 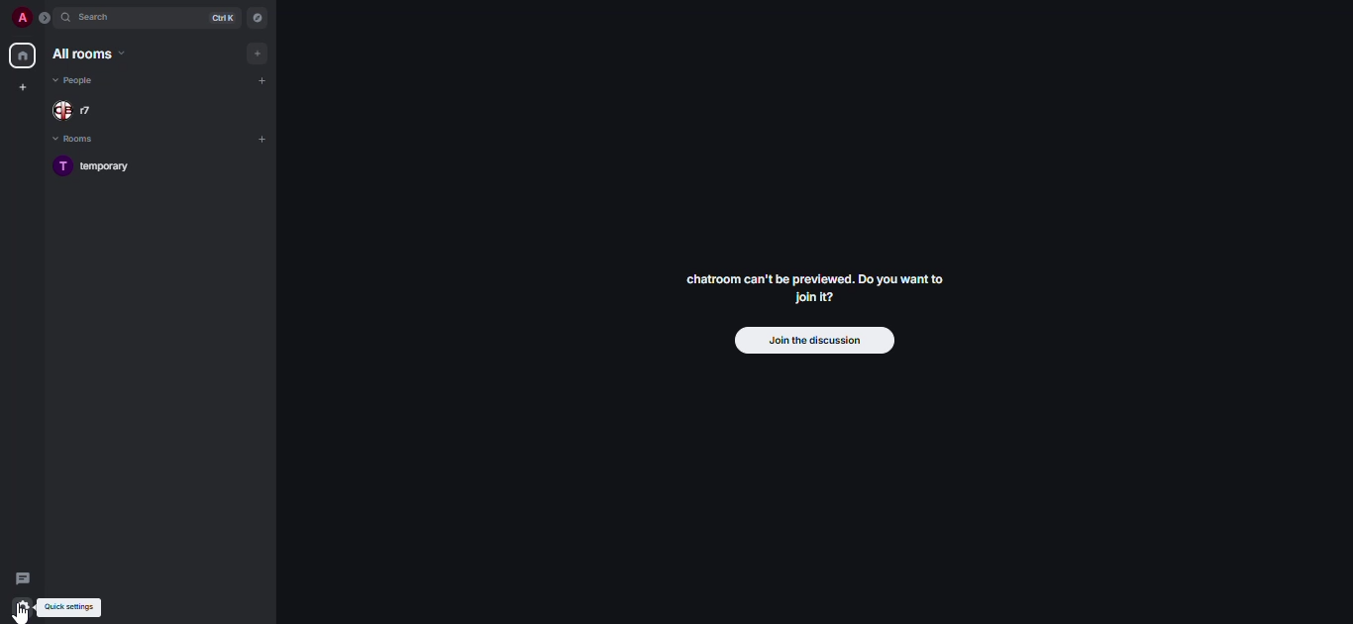 What do you see at coordinates (89, 53) in the screenshot?
I see `all rooms` at bounding box center [89, 53].